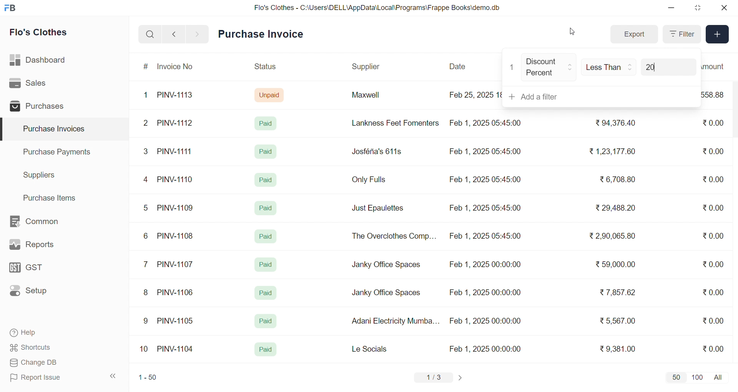 The image size is (738, 392). What do you see at coordinates (52, 197) in the screenshot?
I see `Purchase Items` at bounding box center [52, 197].